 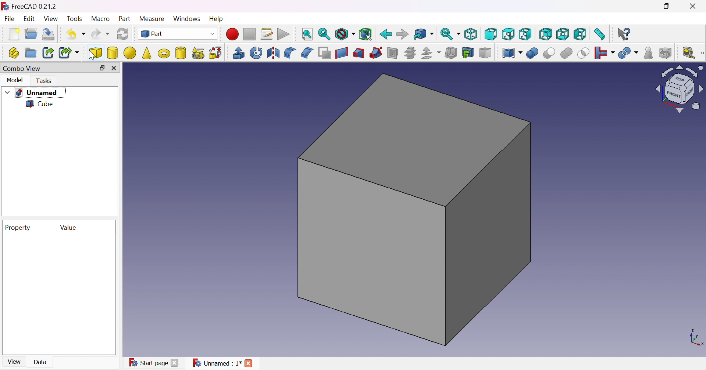 What do you see at coordinates (468, 52) in the screenshot?
I see `Create projection on surface` at bounding box center [468, 52].